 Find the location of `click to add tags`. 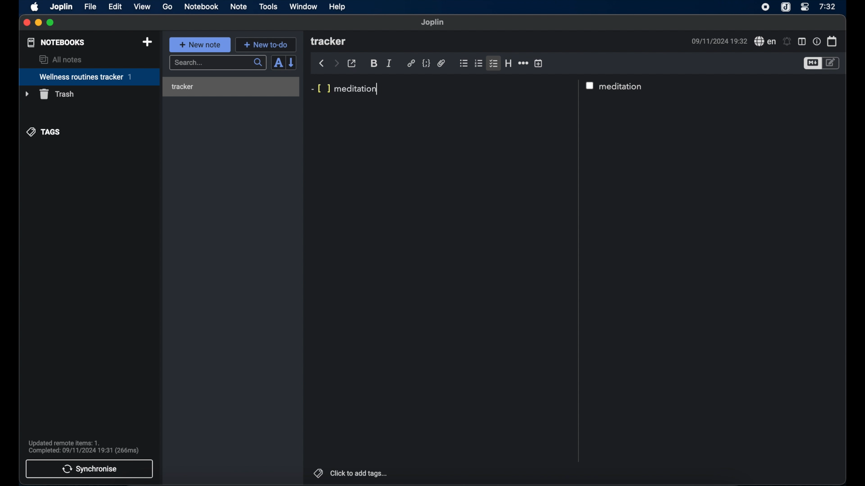

click to add tags is located at coordinates (360, 473).